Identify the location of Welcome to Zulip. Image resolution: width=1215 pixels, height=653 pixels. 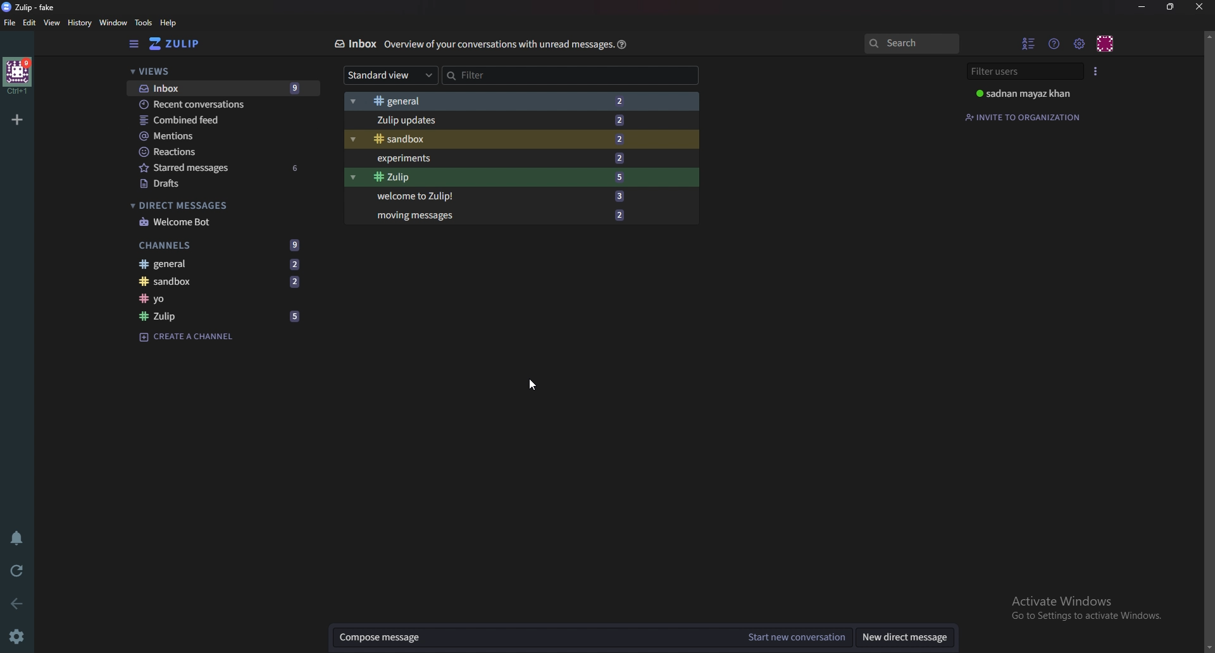
(500, 196).